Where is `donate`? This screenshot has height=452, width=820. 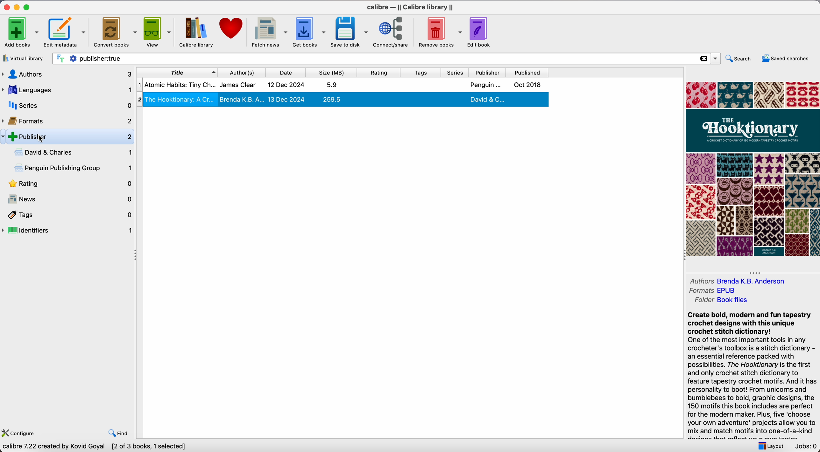 donate is located at coordinates (232, 29).